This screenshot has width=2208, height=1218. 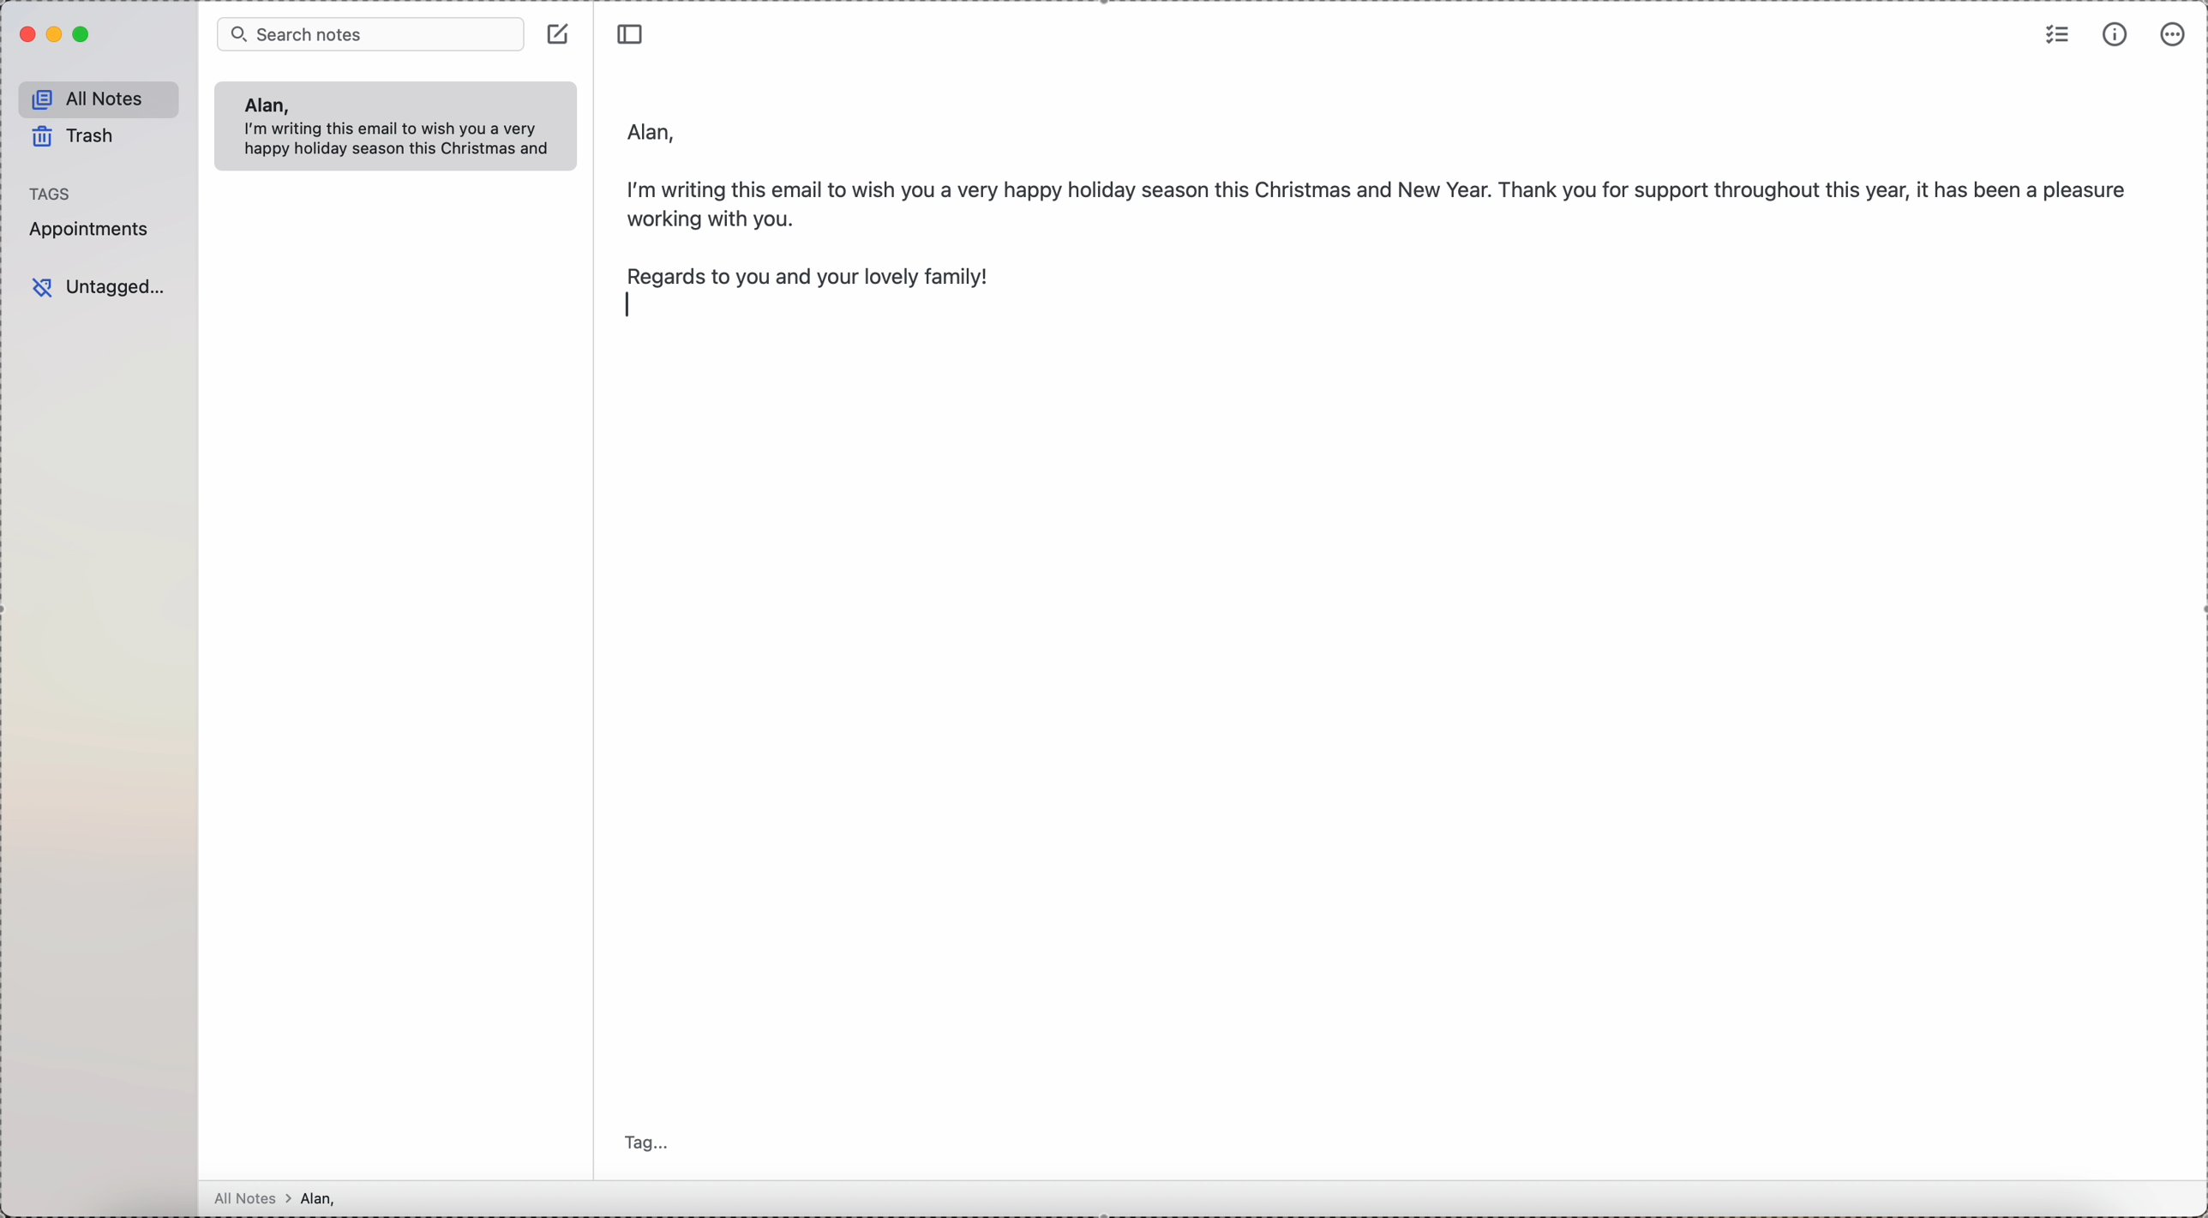 I want to click on all notes > Alan,, so click(x=280, y=1198).